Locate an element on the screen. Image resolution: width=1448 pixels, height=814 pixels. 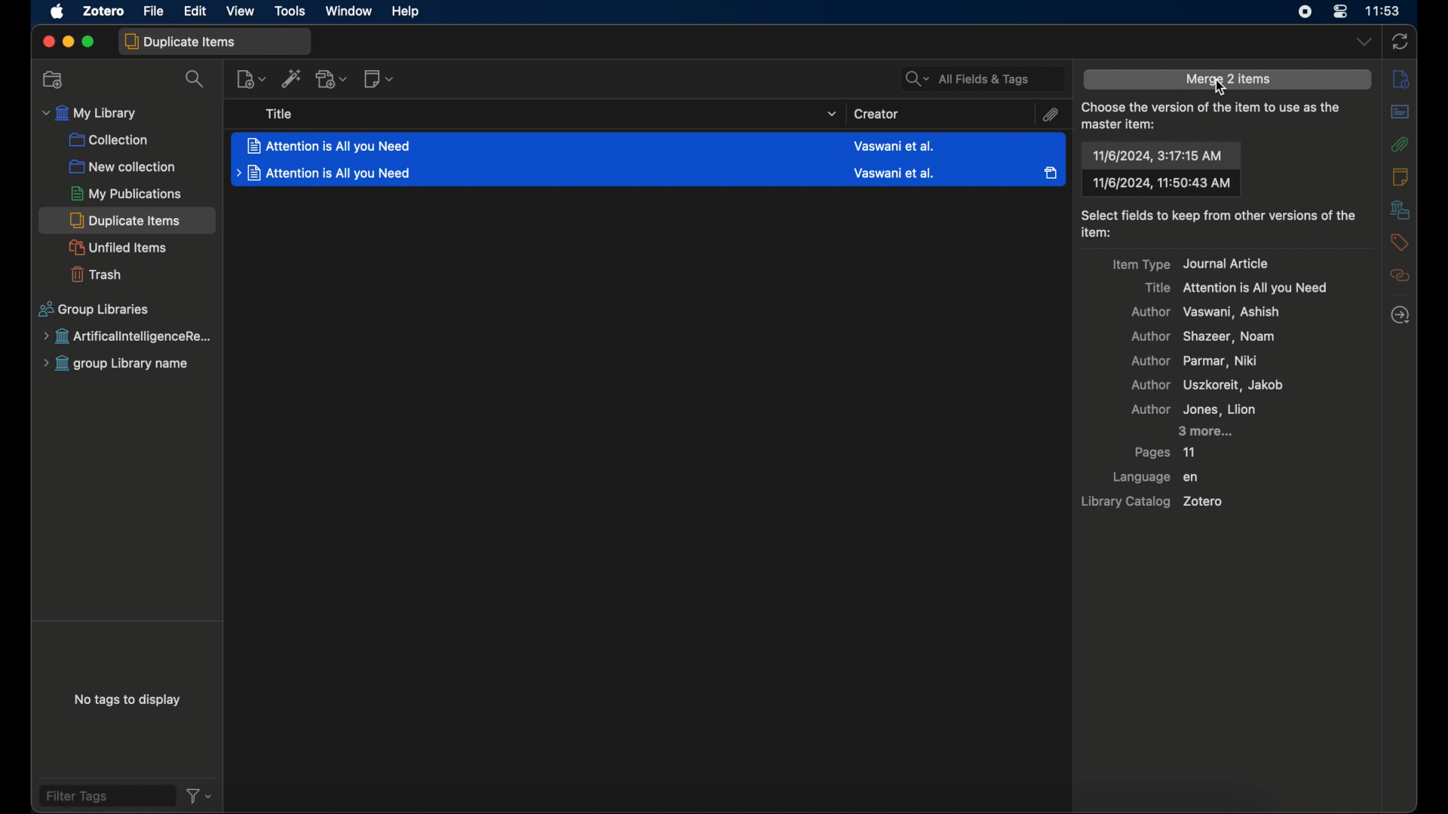
author shazeer, noam is located at coordinates (1207, 336).